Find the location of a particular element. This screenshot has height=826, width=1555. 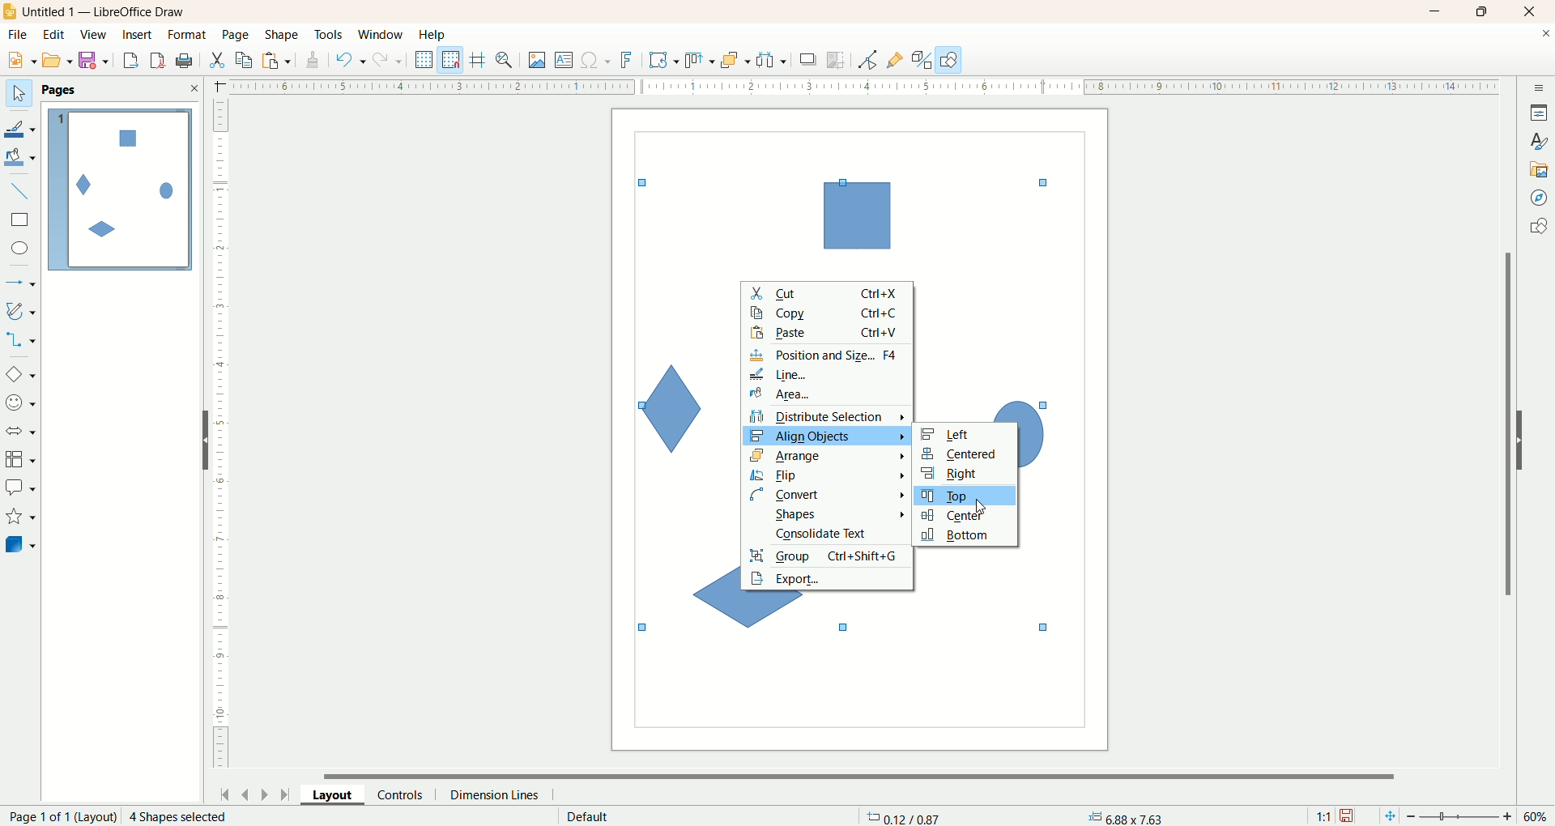

arrange is located at coordinates (736, 59).